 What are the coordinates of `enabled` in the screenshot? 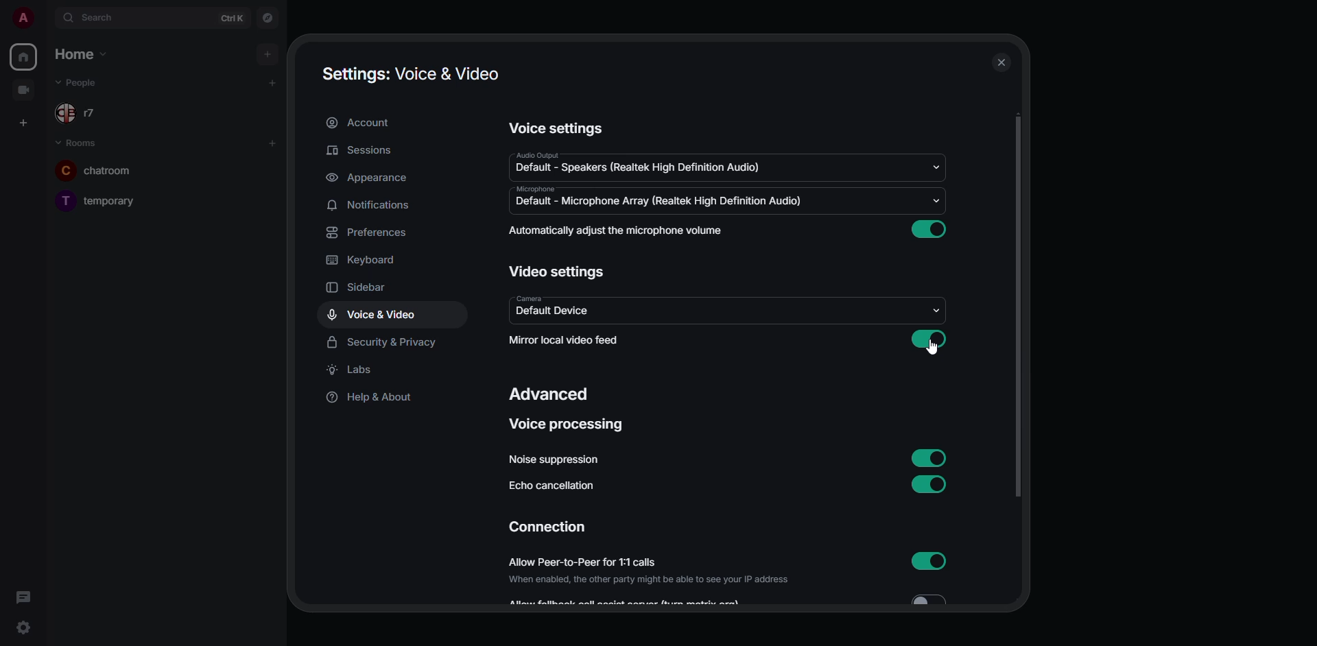 It's located at (932, 483).